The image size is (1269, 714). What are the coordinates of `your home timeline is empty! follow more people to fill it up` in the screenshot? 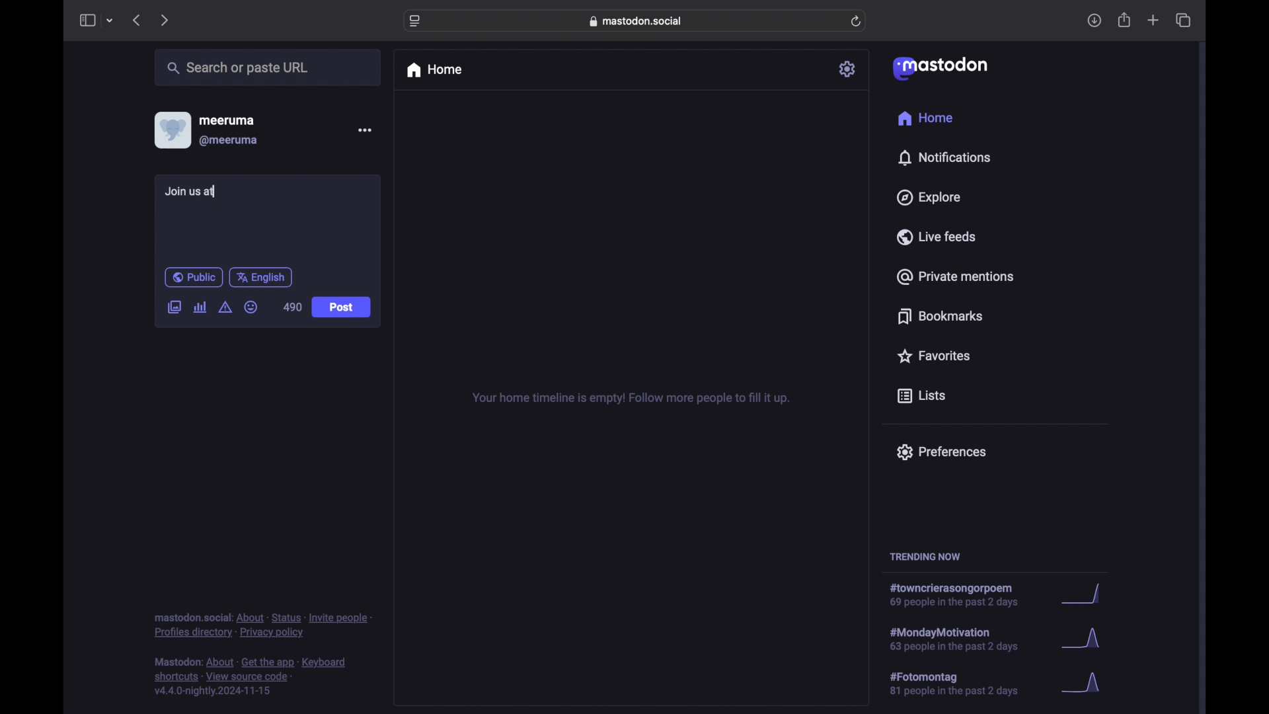 It's located at (631, 399).